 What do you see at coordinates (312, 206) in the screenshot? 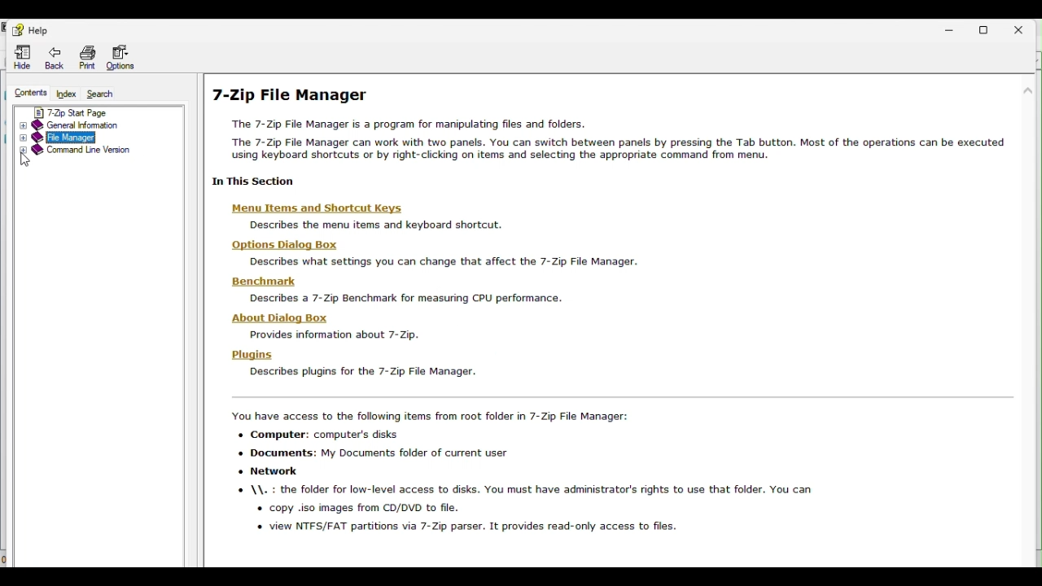
I see `menu items and shortcut` at bounding box center [312, 206].